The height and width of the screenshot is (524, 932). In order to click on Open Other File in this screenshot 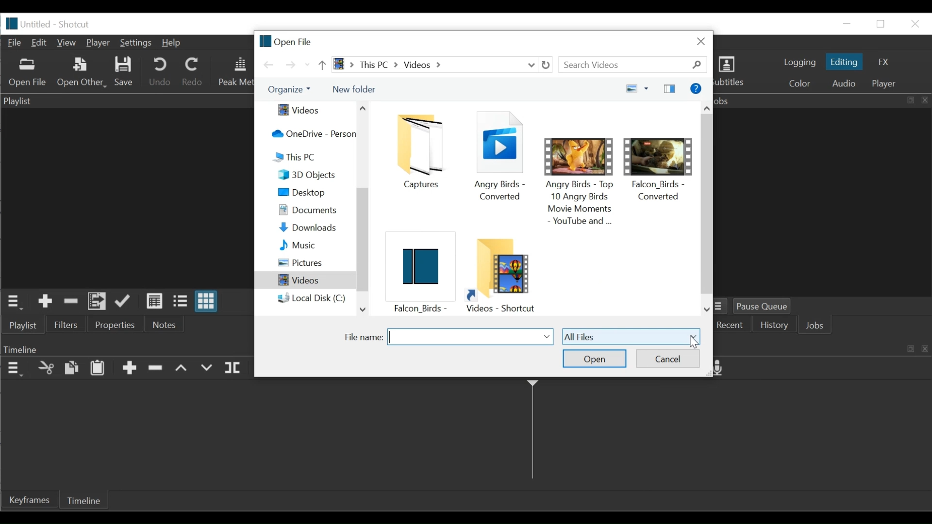, I will do `click(28, 73)`.